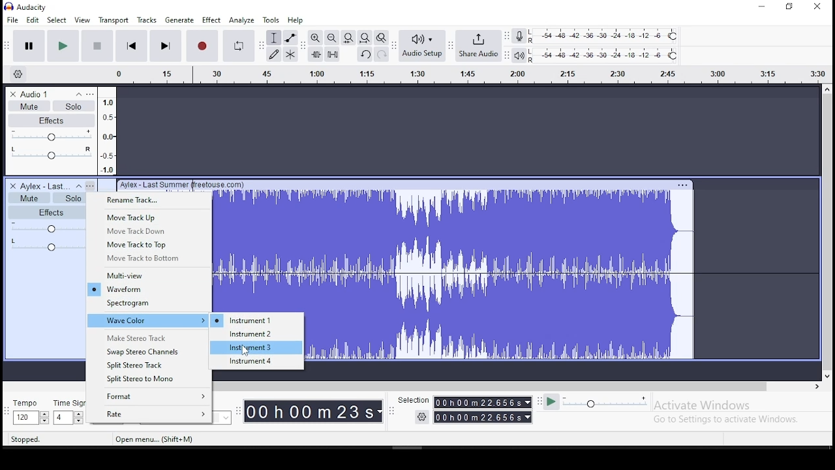 The width and height of the screenshot is (835, 470). I want to click on split stereo to mono, so click(149, 379).